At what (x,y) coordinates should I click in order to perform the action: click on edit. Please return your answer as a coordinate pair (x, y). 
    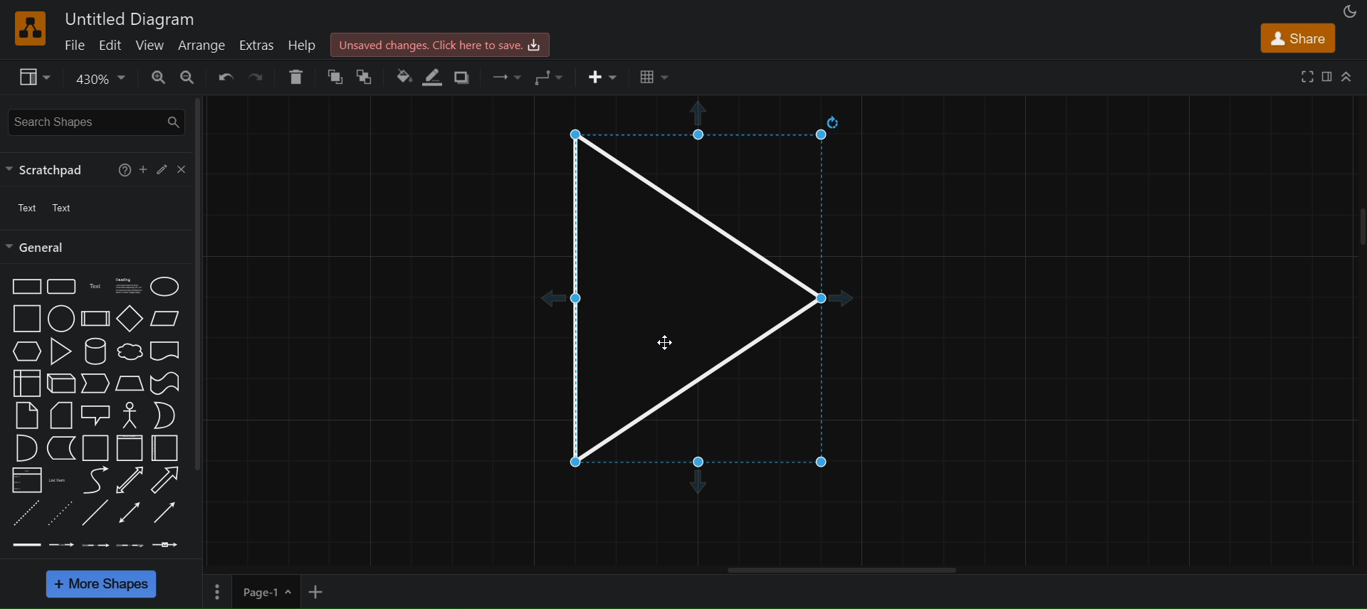
    Looking at the image, I should click on (160, 169).